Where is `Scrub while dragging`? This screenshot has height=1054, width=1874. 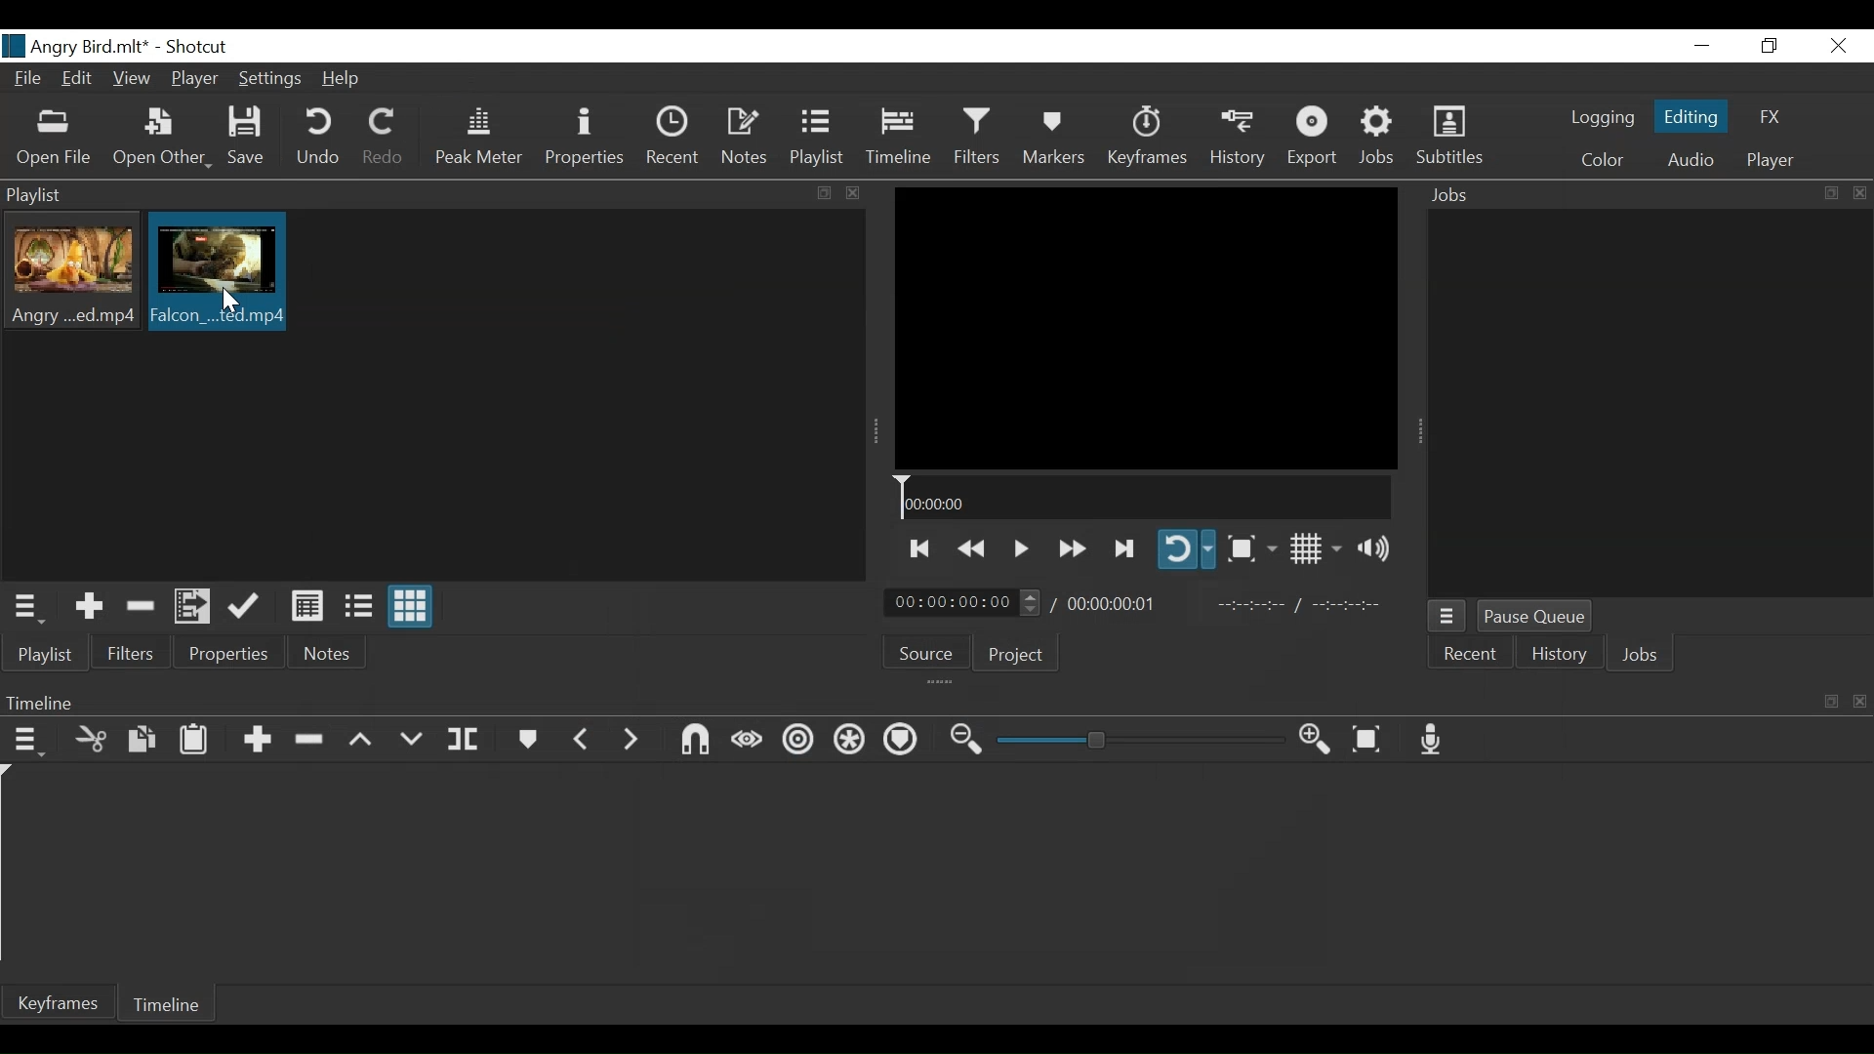
Scrub while dragging is located at coordinates (751, 742).